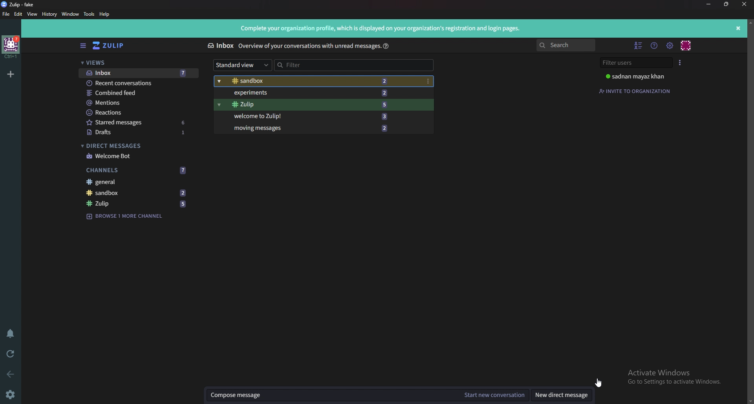 The width and height of the screenshot is (754, 404). Describe the element at coordinates (681, 62) in the screenshot. I see `User list style` at that location.